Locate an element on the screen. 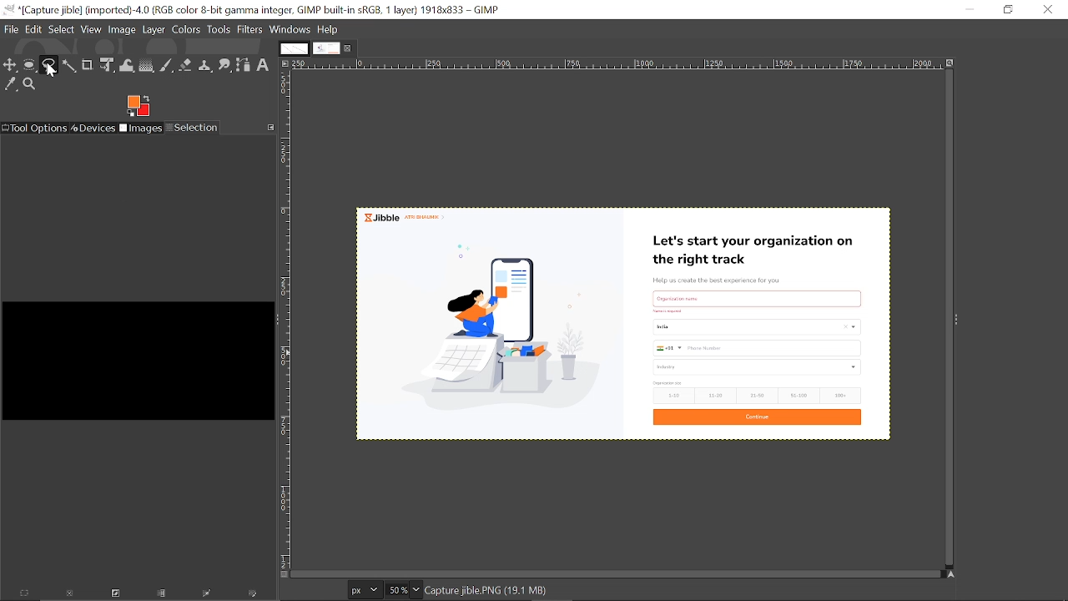  help is located at coordinates (329, 29).